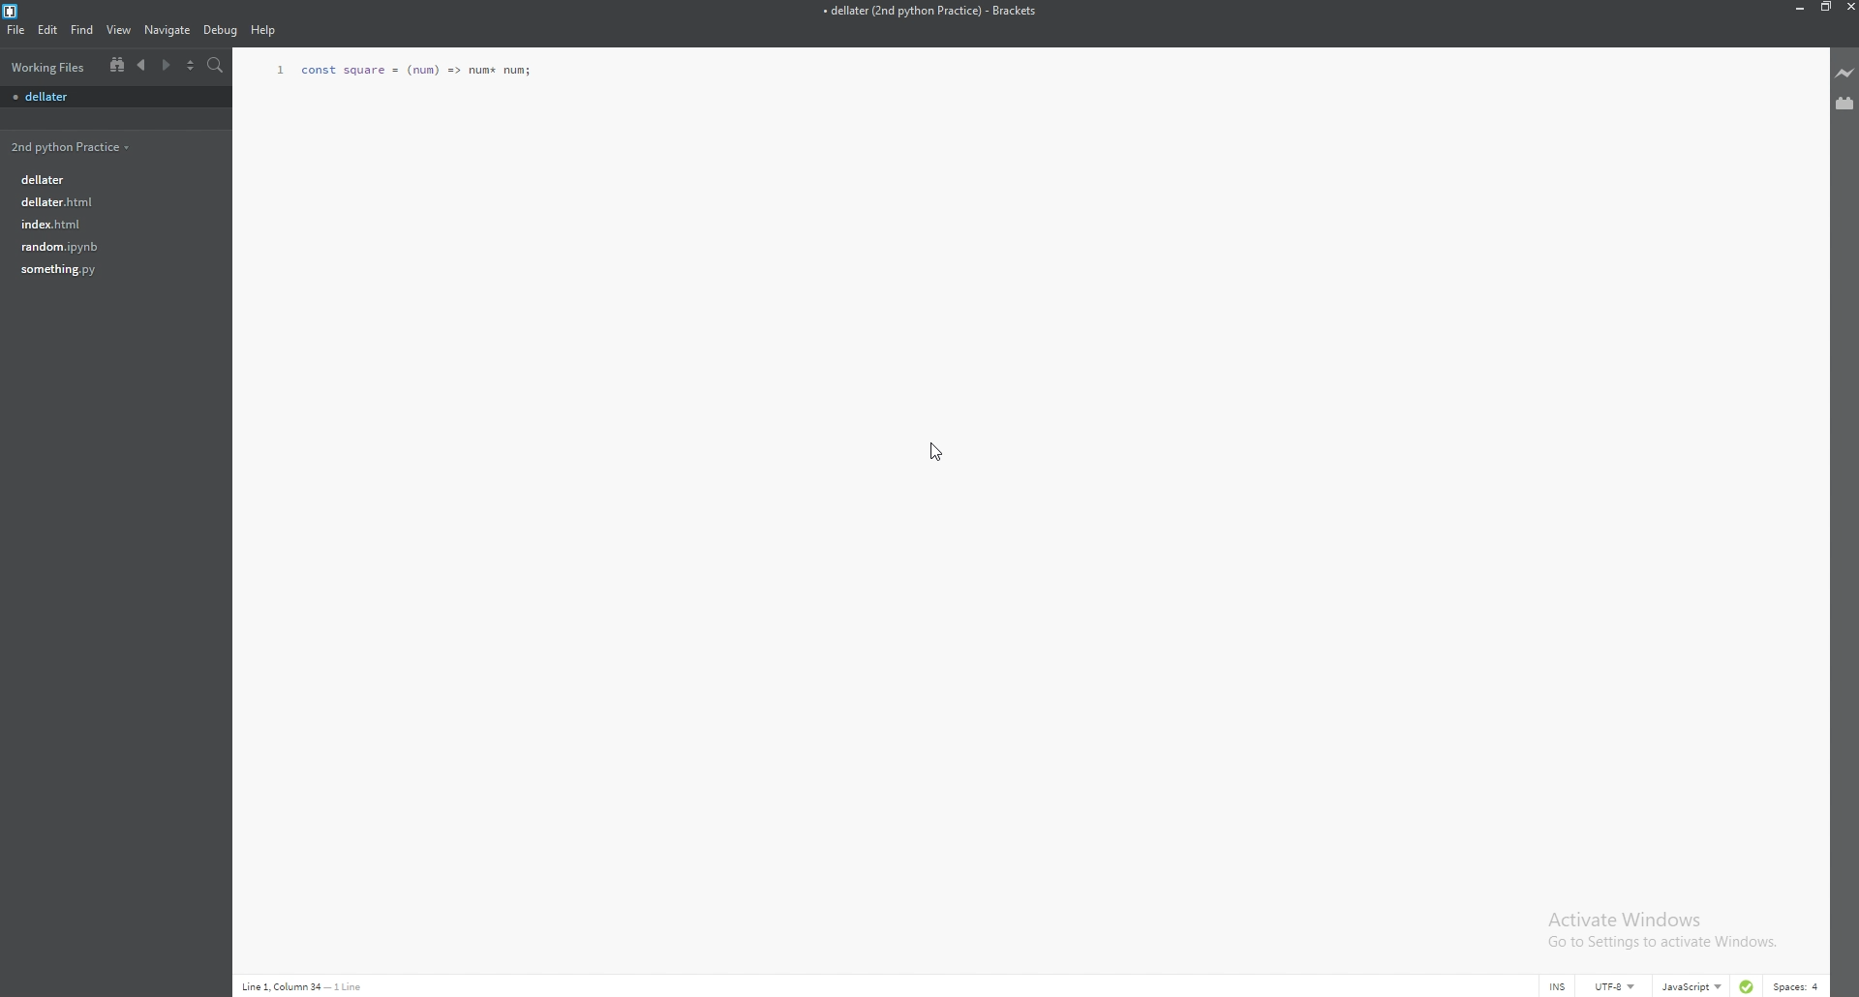  I want to click on file, so click(109, 246).